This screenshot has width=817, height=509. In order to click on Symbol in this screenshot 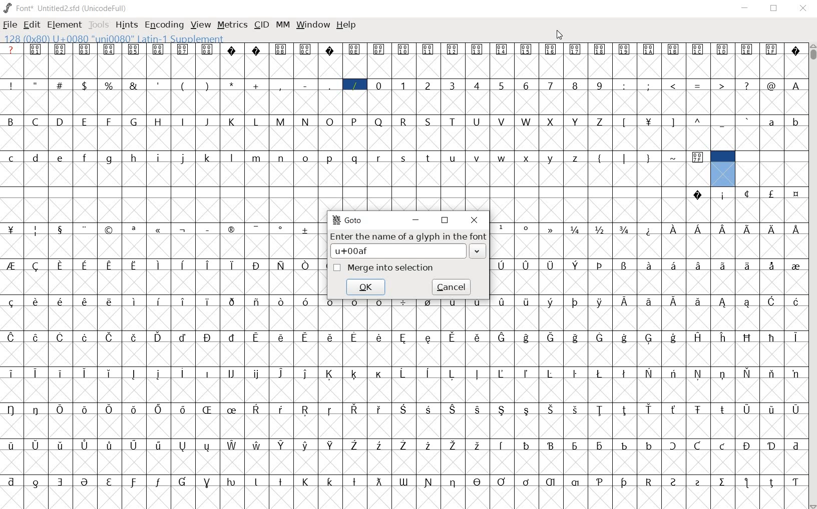, I will do `click(10, 445)`.